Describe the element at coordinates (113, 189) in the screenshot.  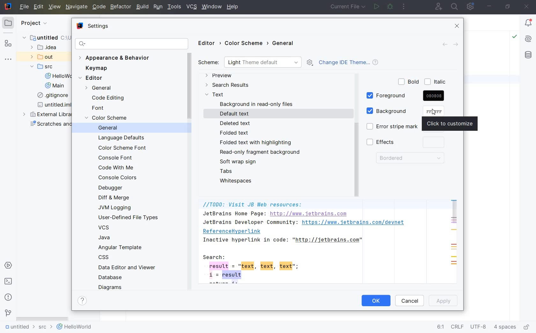
I see `DEBUGGER` at that location.